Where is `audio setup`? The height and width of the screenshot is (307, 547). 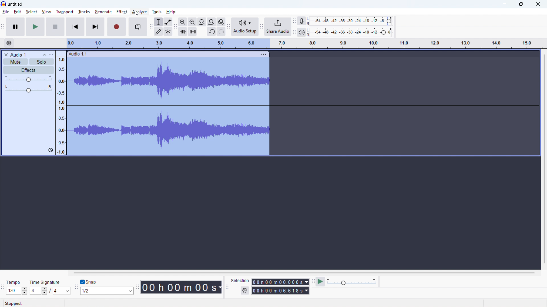
audio setup is located at coordinates (245, 26).